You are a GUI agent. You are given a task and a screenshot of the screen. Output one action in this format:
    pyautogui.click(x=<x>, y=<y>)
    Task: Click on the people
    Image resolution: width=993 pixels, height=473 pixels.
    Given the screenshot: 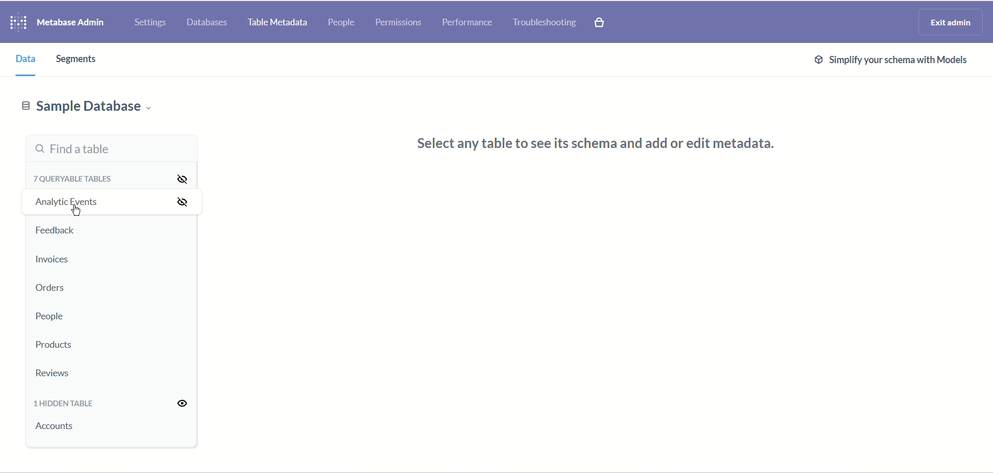 What is the action you would take?
    pyautogui.click(x=341, y=23)
    